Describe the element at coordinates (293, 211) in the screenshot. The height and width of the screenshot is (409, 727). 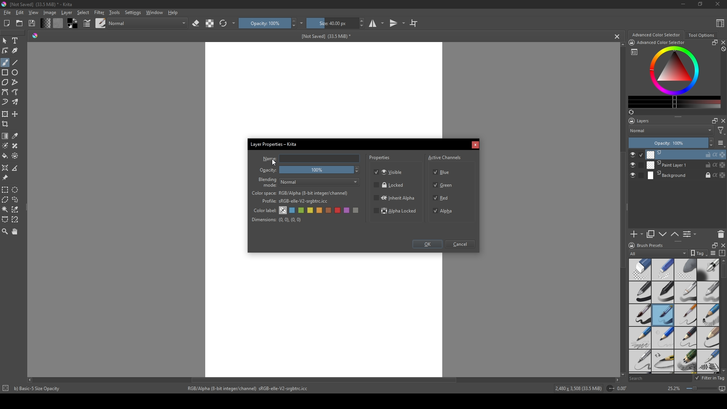
I see `blue` at that location.